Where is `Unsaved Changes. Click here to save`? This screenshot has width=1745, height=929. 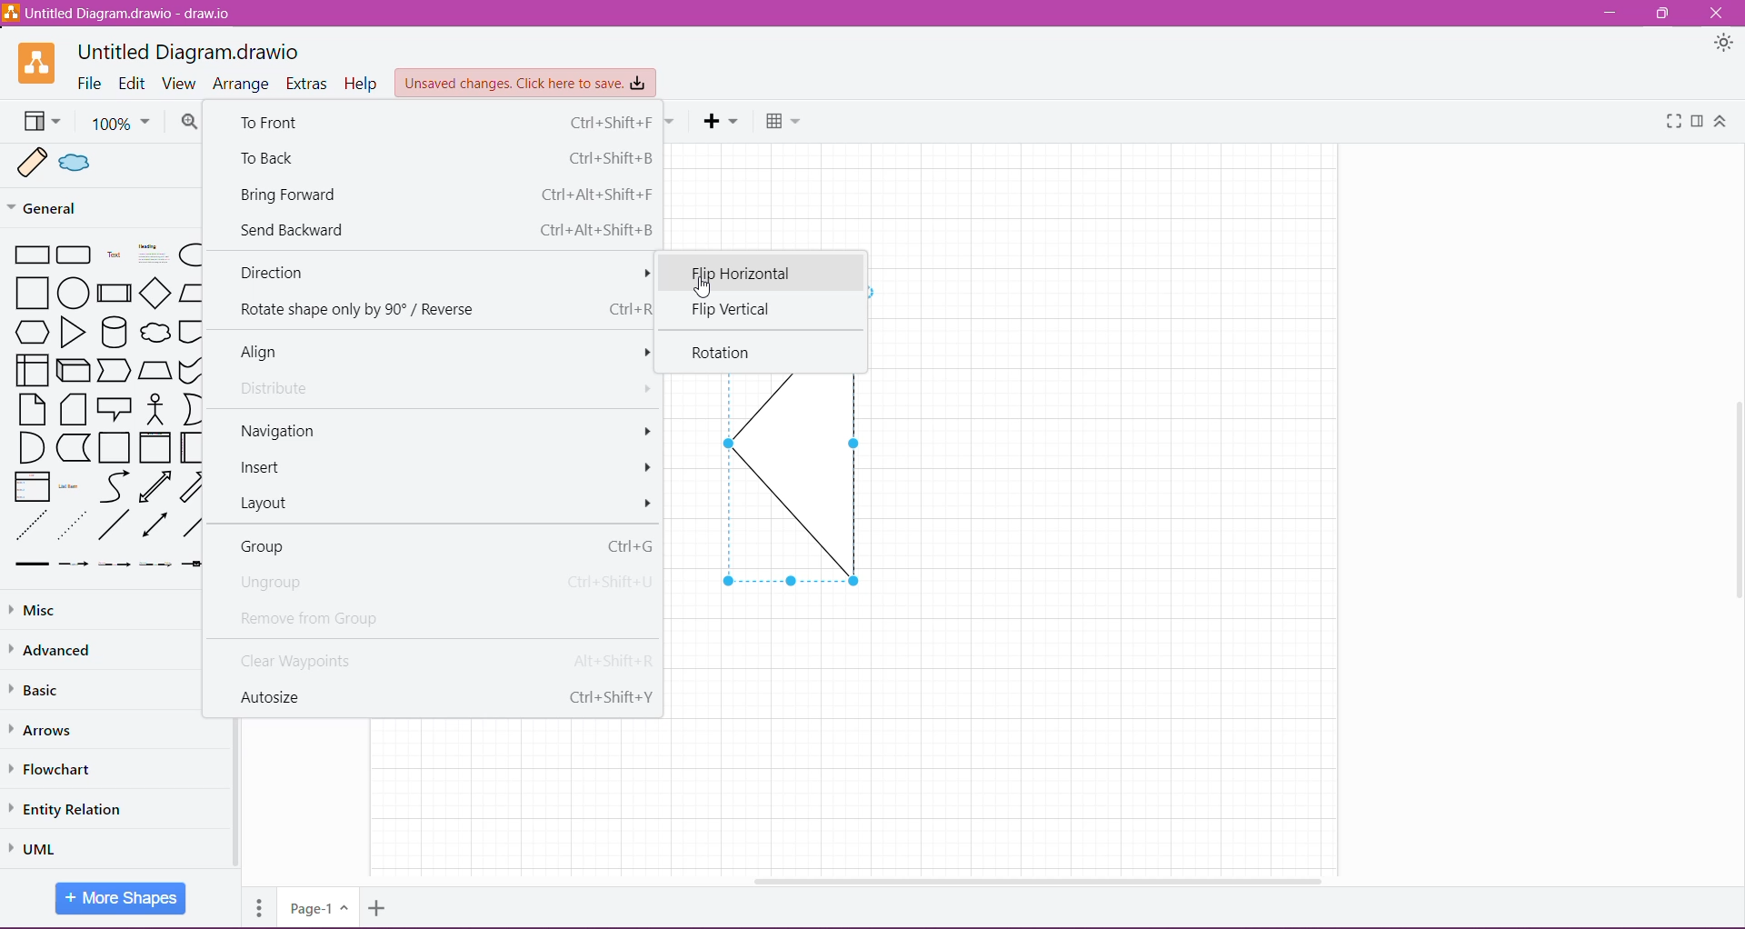 Unsaved Changes. Click here to save is located at coordinates (524, 83).